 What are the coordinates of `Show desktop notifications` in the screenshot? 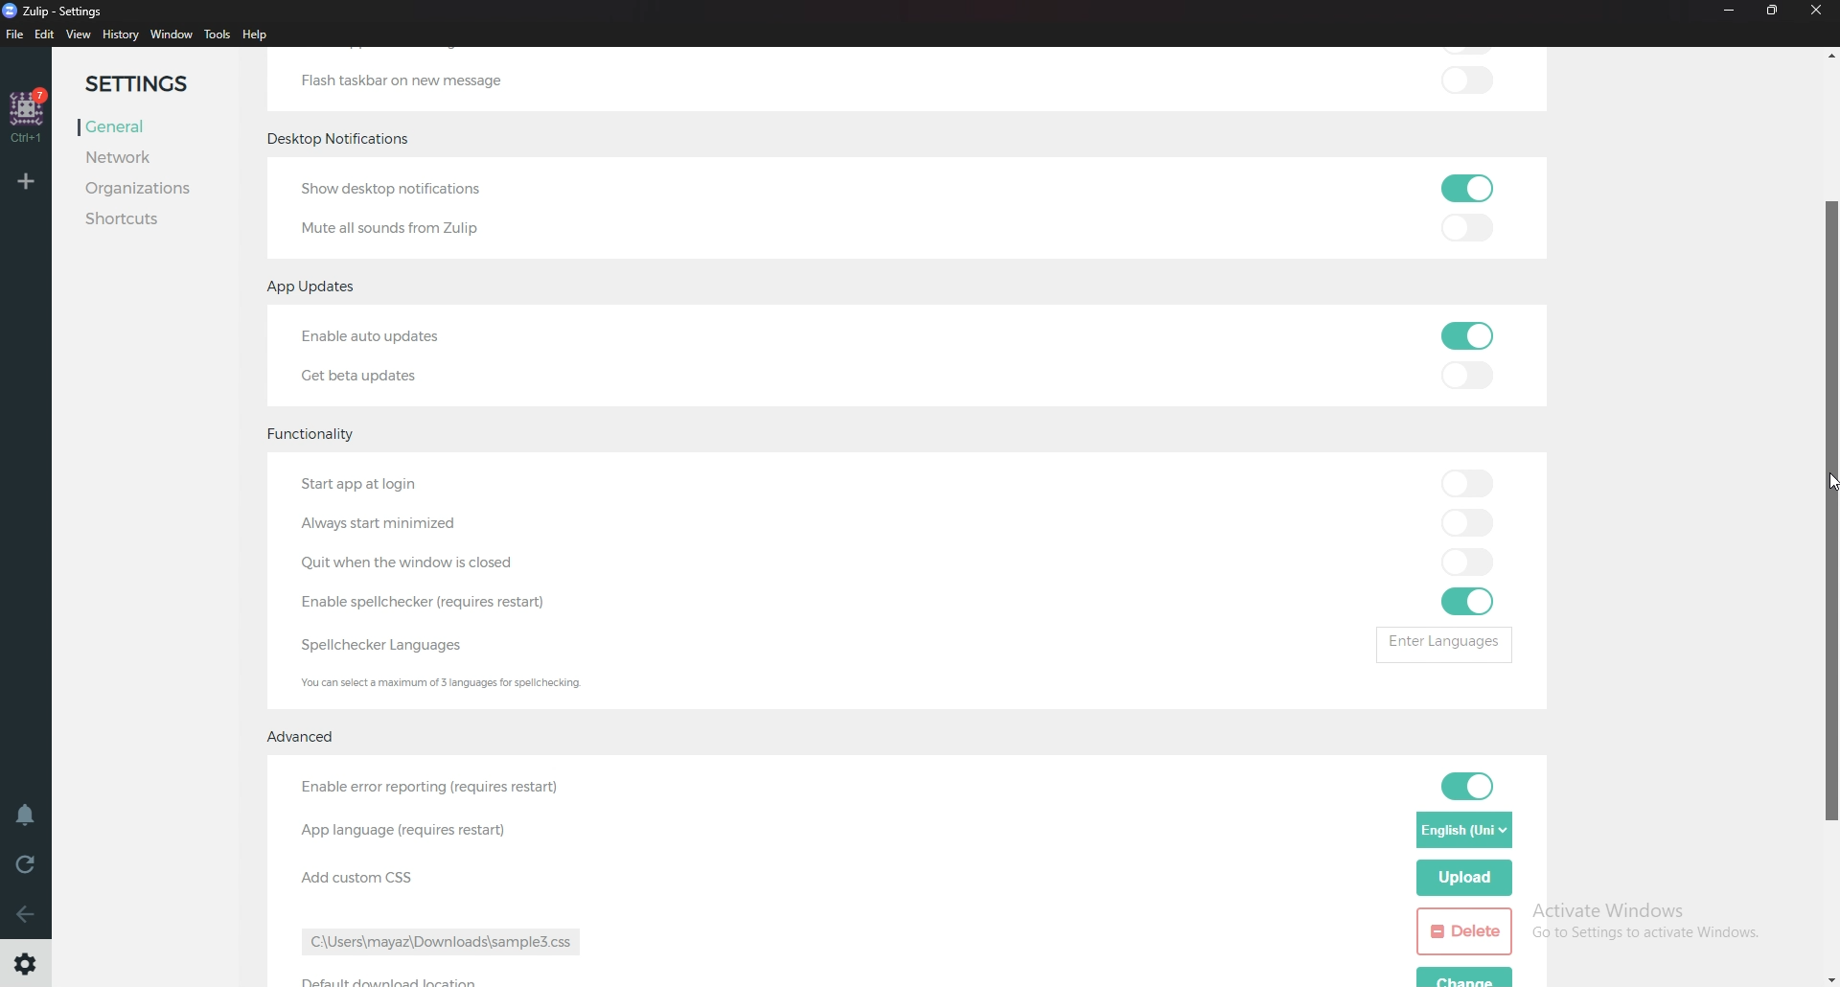 It's located at (403, 190).